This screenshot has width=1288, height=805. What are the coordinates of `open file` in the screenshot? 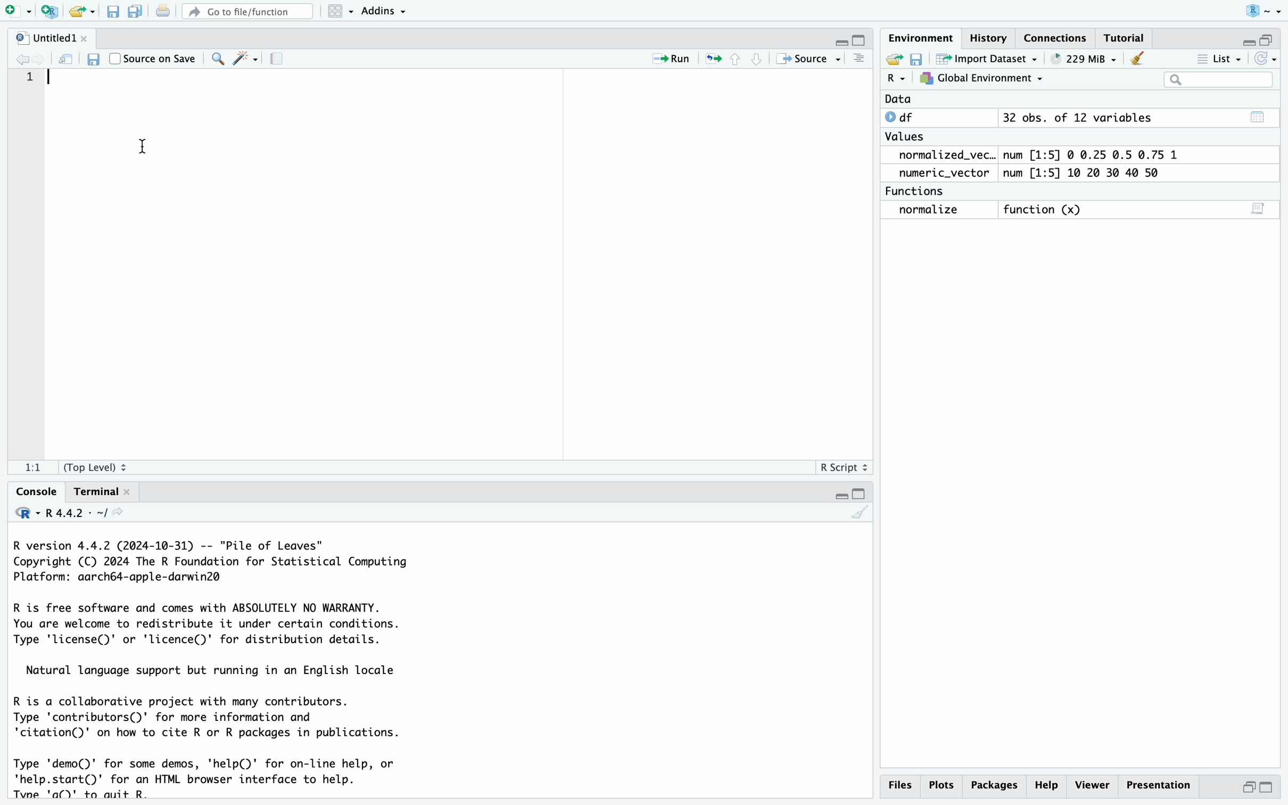 It's located at (79, 13).